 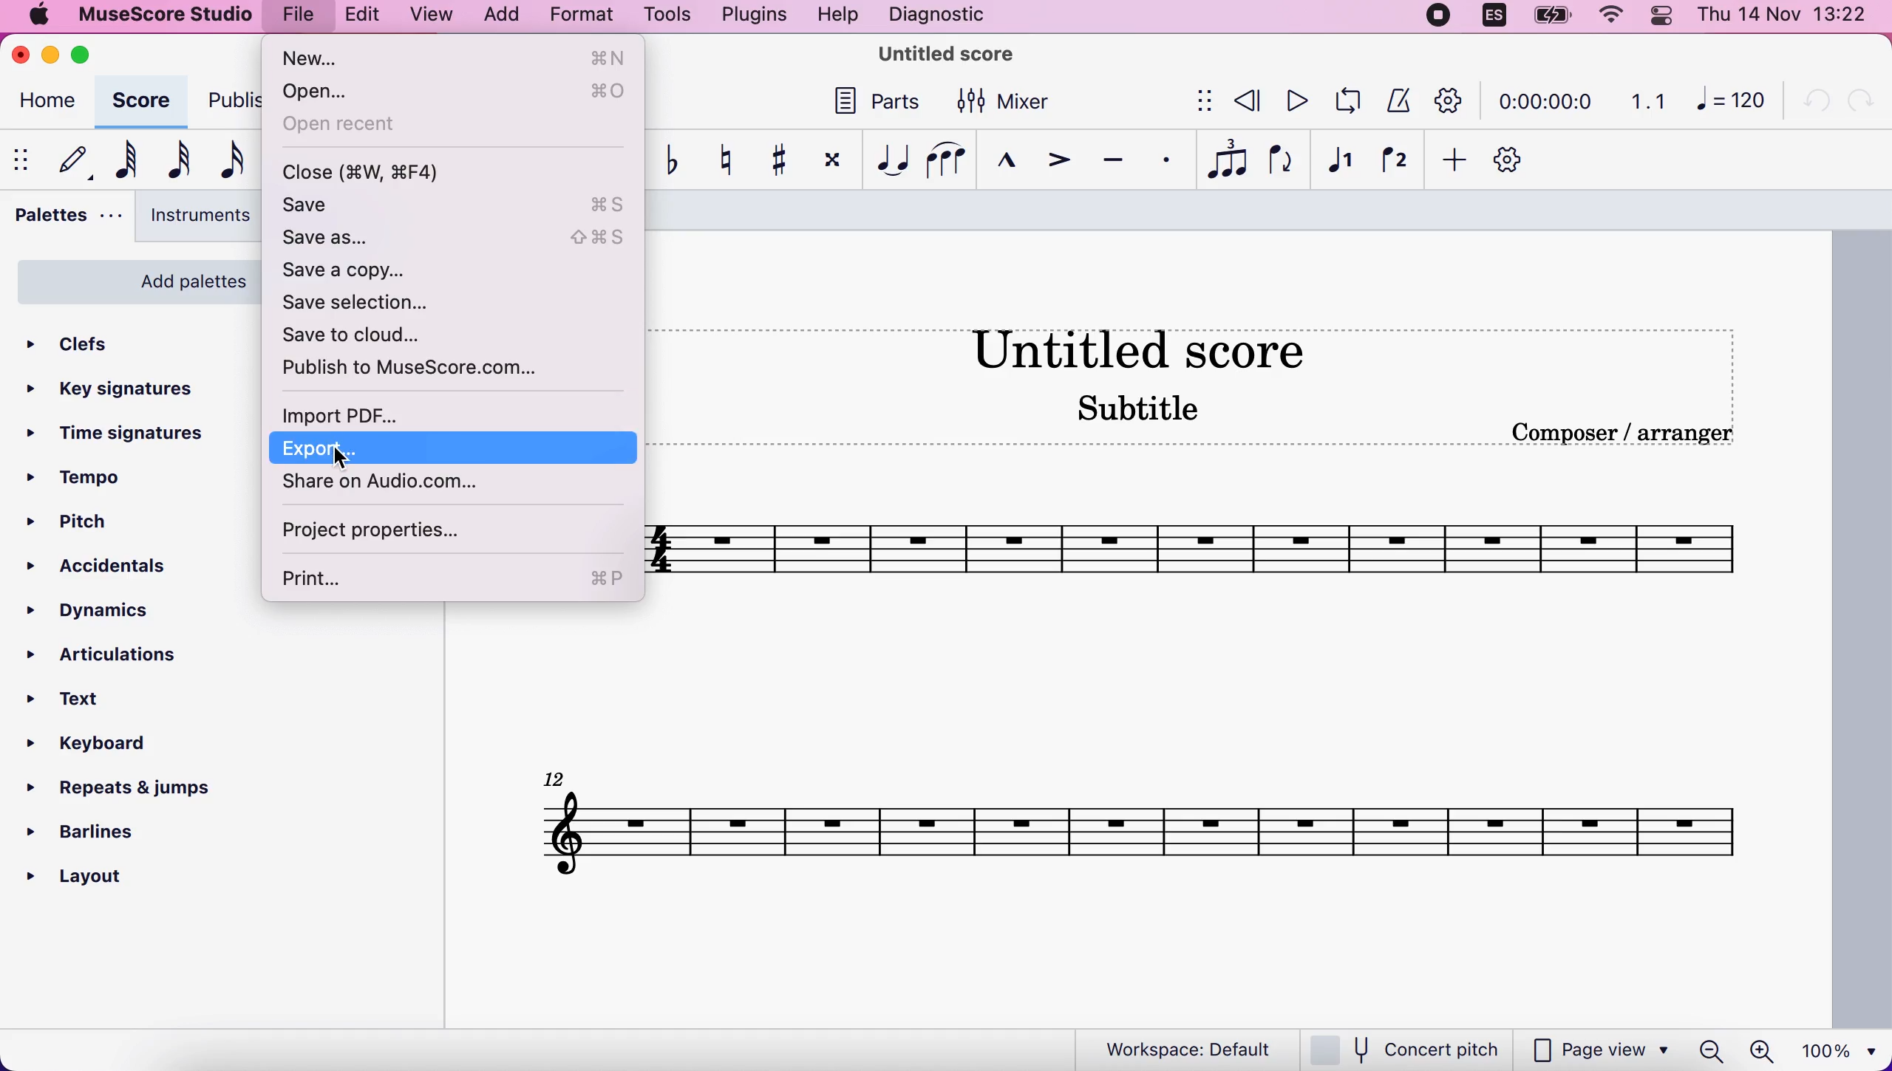 I want to click on toggle sharp, so click(x=775, y=159).